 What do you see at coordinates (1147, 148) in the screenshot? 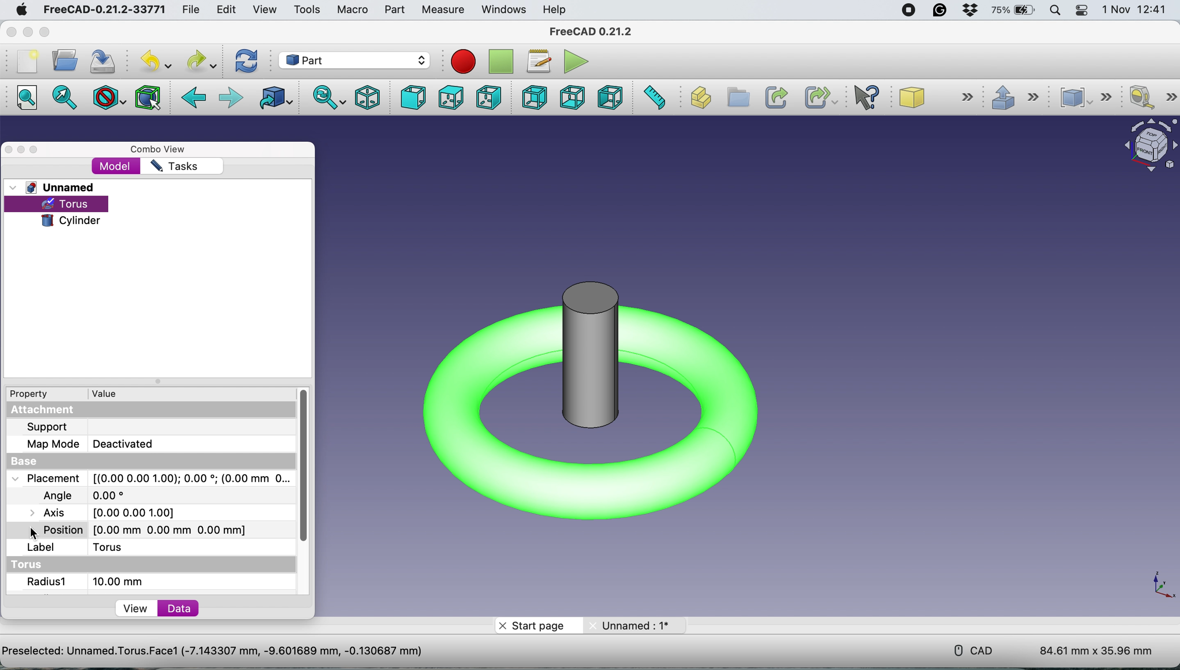
I see `object interface` at bounding box center [1147, 148].